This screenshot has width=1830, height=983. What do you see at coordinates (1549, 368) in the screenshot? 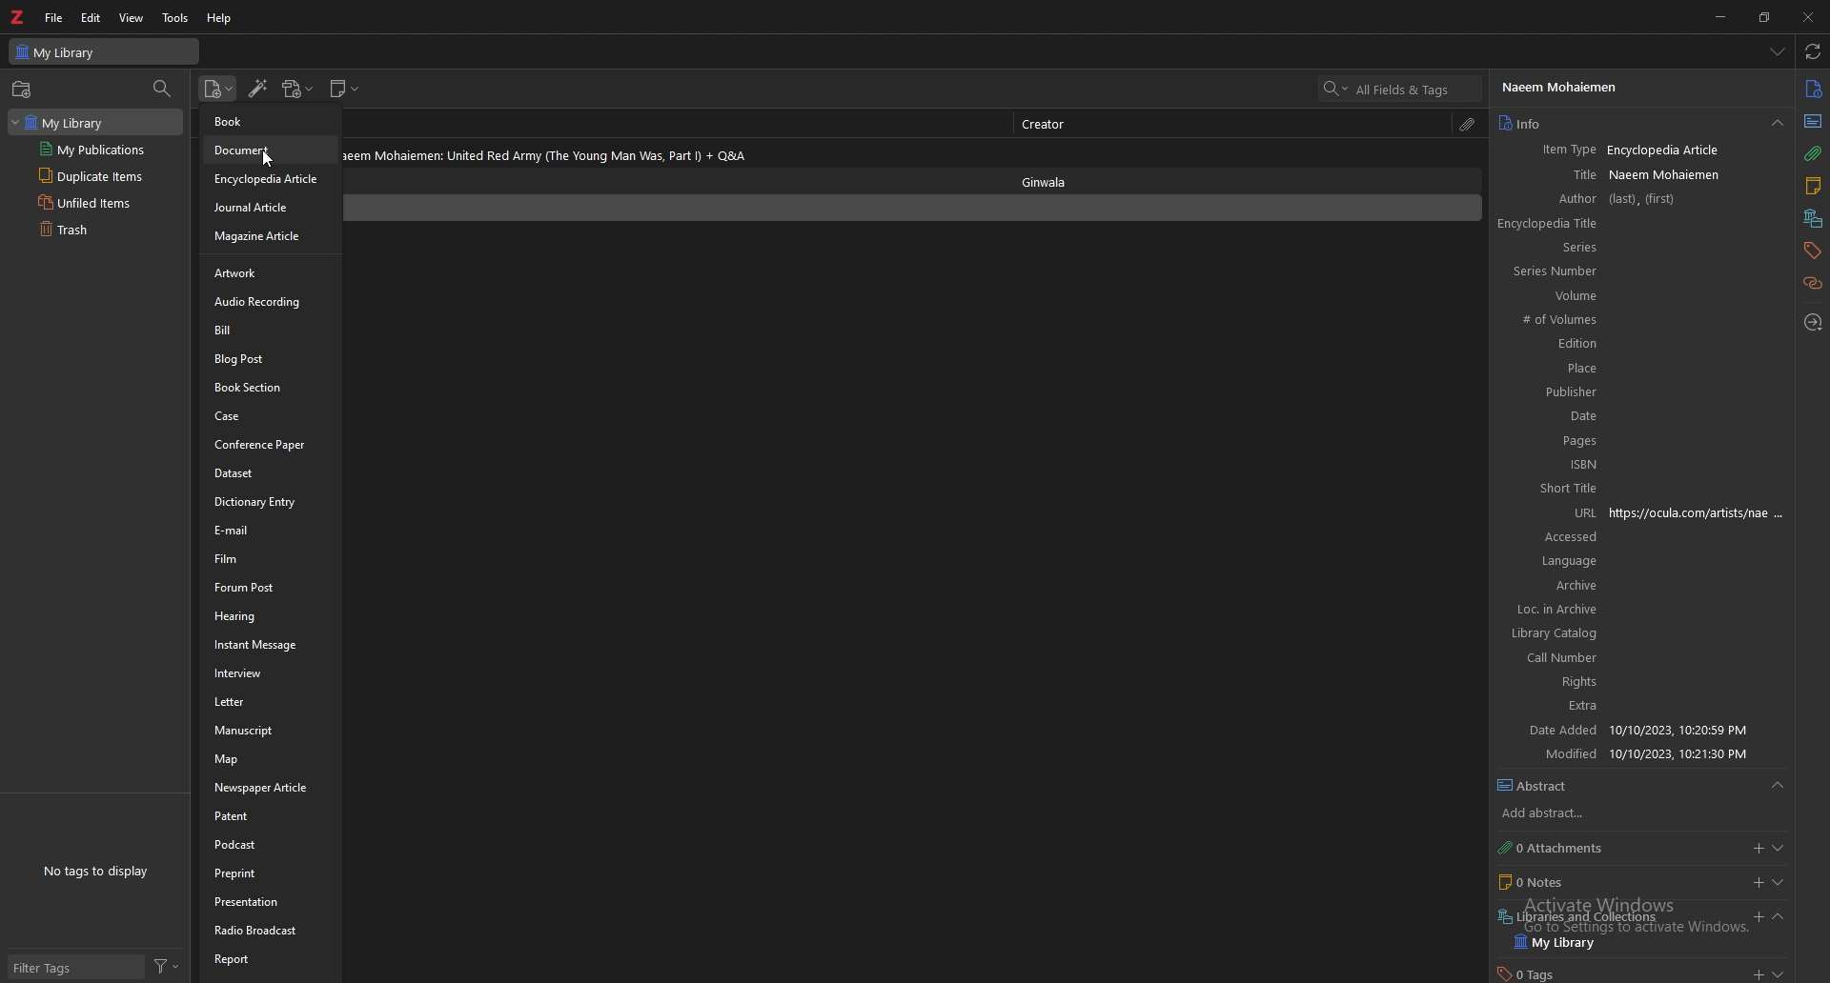
I see `place` at bounding box center [1549, 368].